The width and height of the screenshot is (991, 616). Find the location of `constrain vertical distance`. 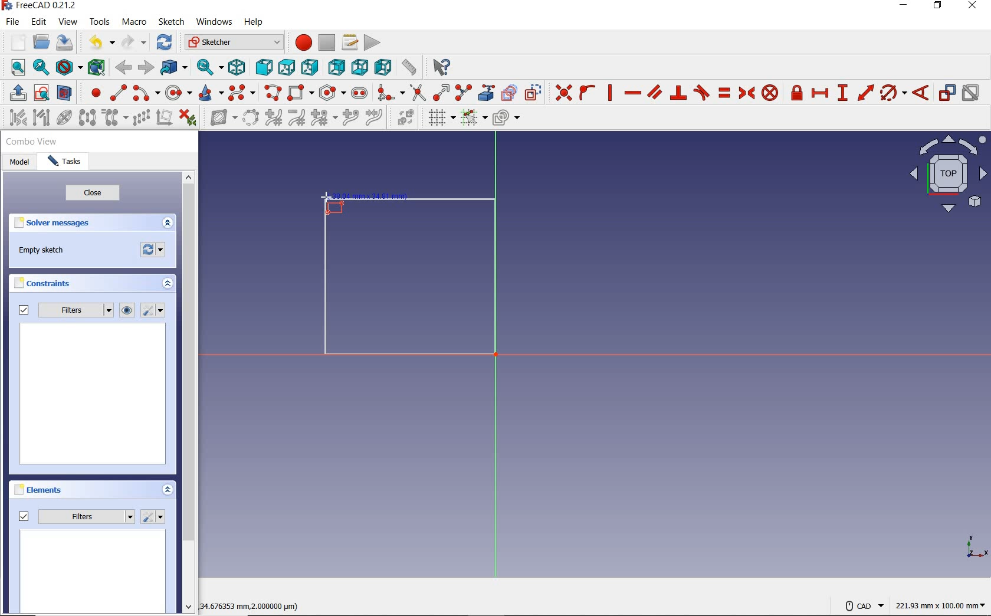

constrain vertical distance is located at coordinates (843, 93).